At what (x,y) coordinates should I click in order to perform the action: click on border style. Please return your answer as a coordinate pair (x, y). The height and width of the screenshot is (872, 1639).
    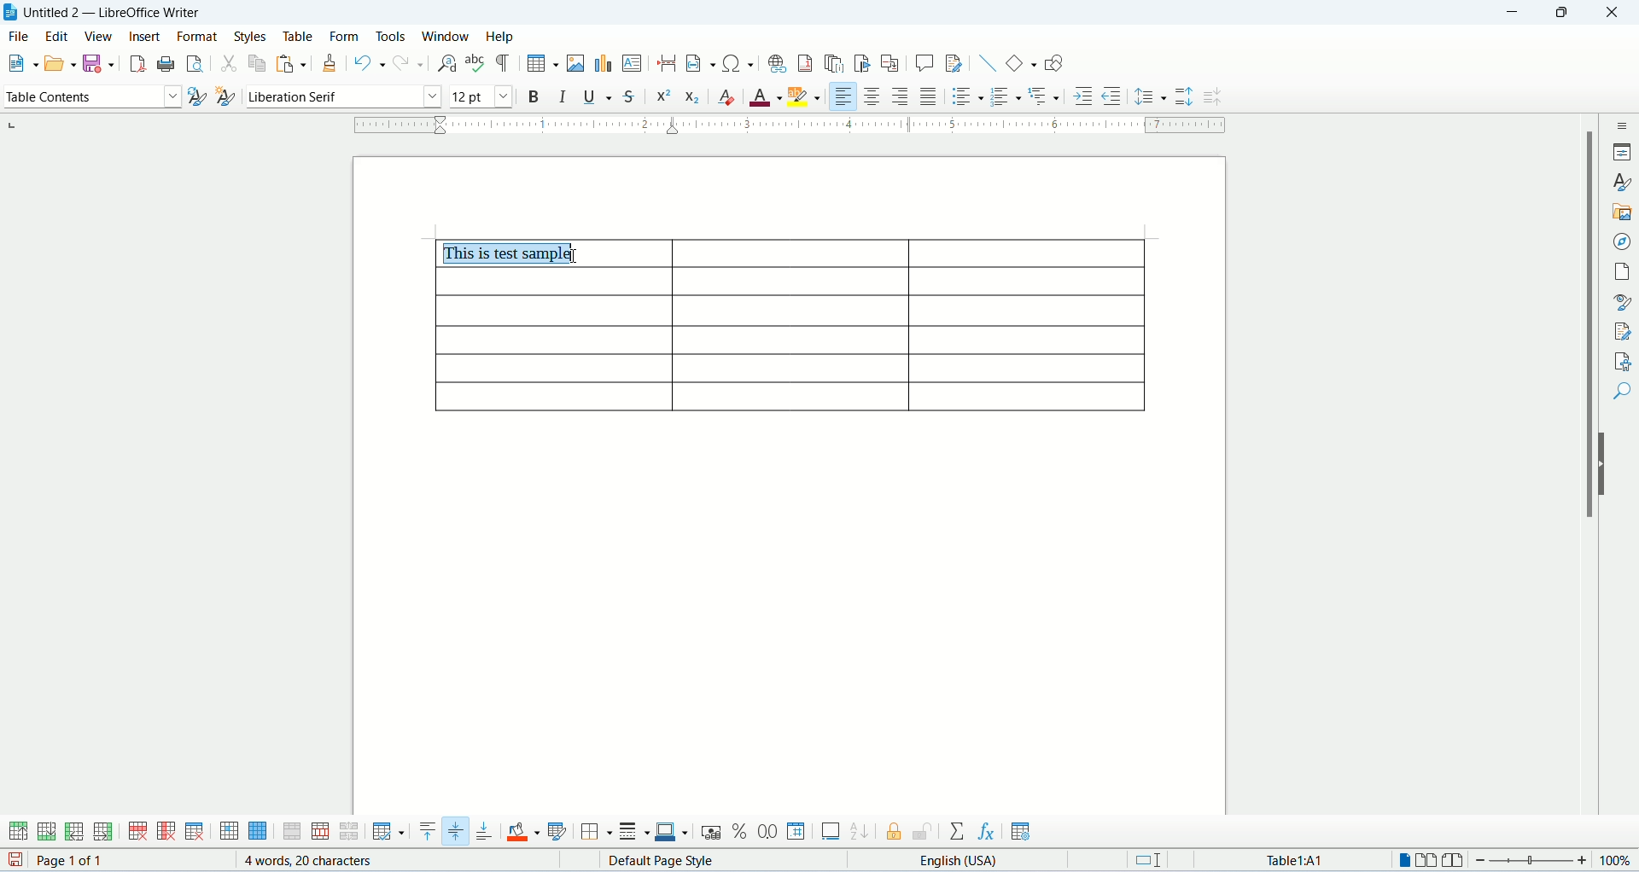
    Looking at the image, I should click on (635, 832).